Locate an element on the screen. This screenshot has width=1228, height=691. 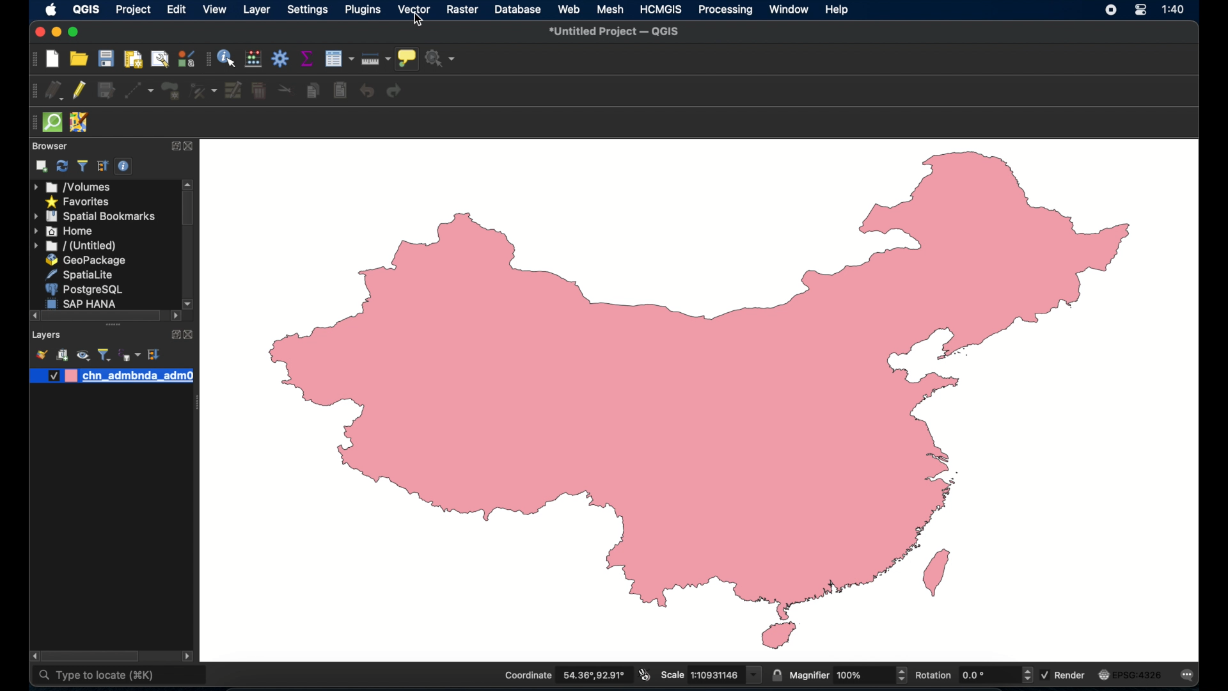
settings is located at coordinates (308, 11).